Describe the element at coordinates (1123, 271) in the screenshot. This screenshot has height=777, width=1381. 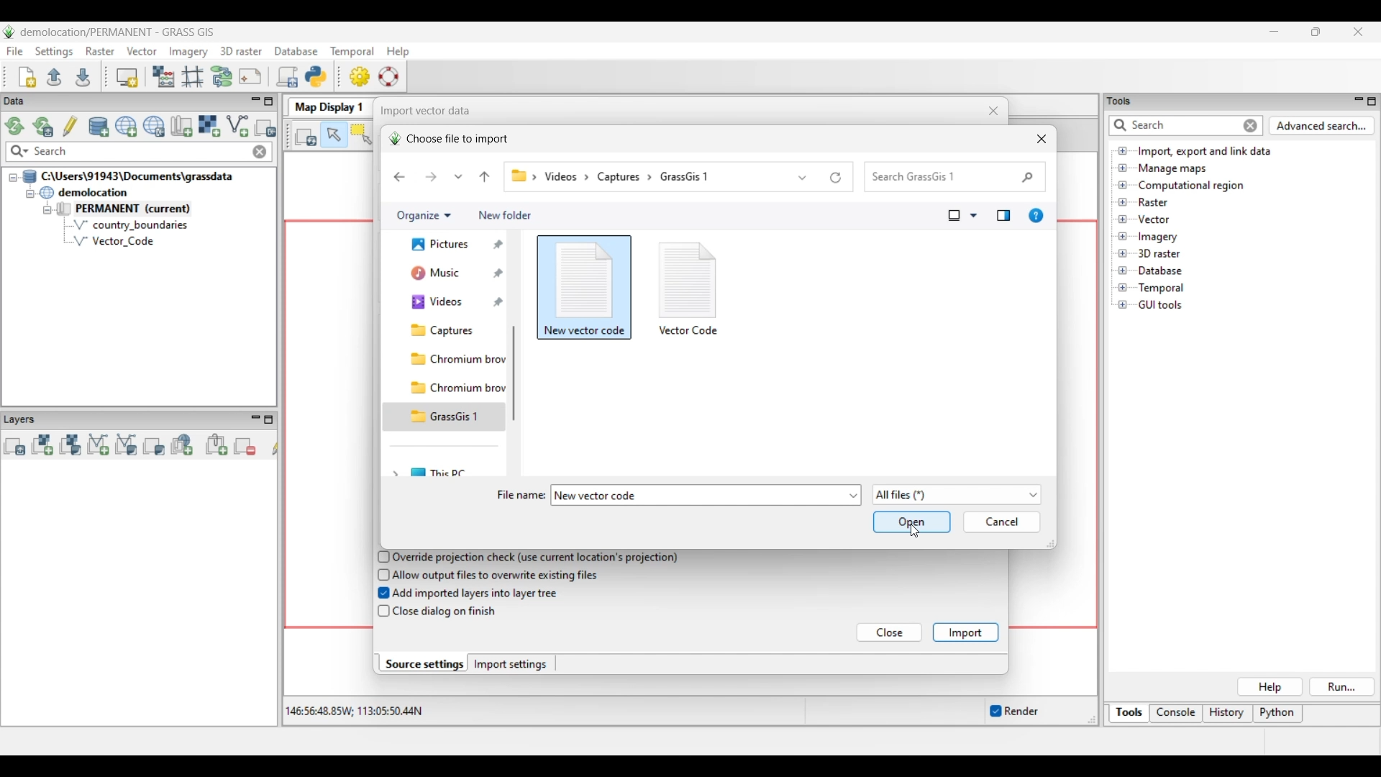
I see `Click to open Database` at that location.